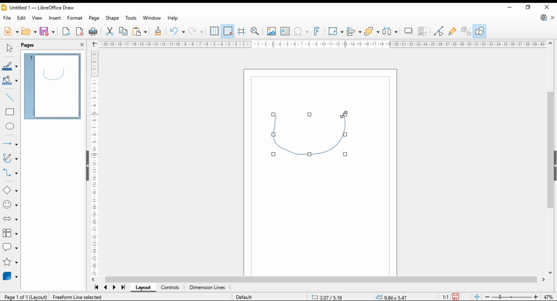 This screenshot has height=301, width=557. I want to click on icon and file name, so click(38, 7).